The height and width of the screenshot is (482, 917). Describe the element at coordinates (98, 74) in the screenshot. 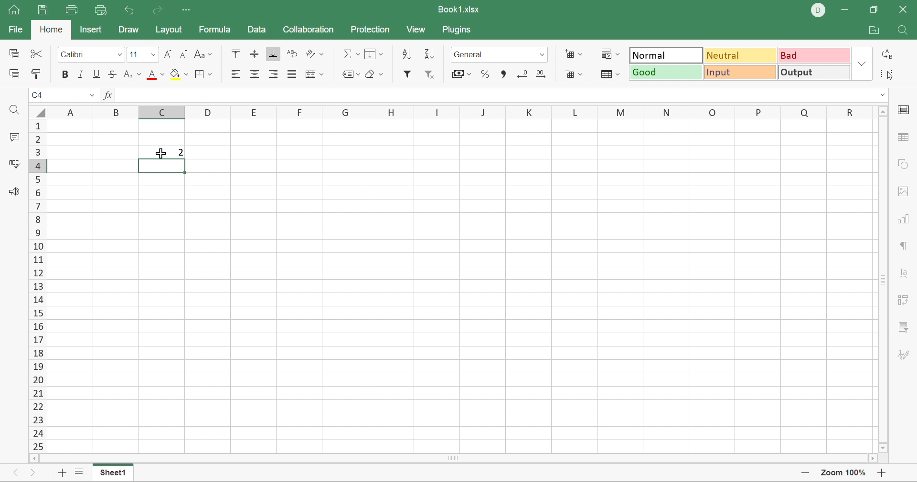

I see `Underline` at that location.